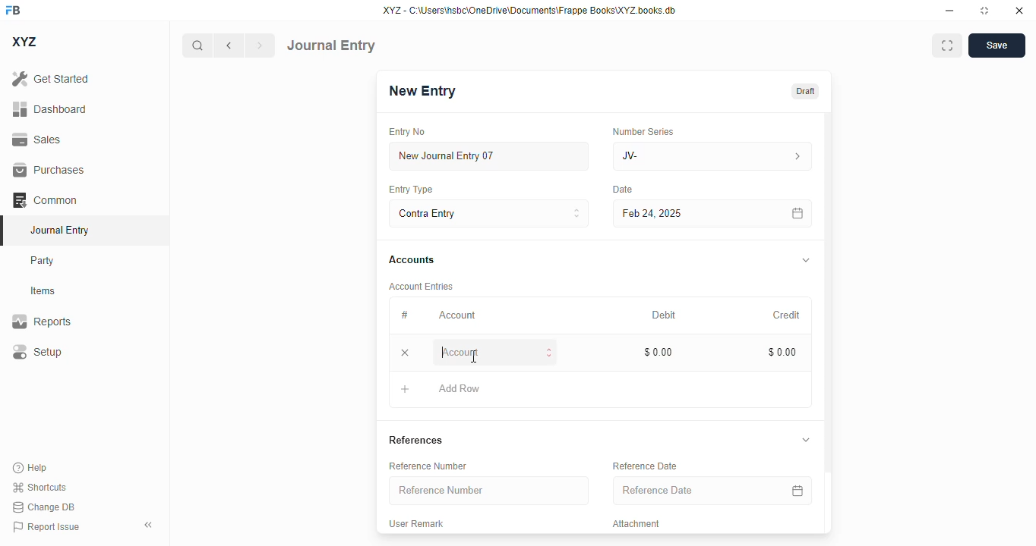 The height and width of the screenshot is (546, 1036). Describe the element at coordinates (412, 190) in the screenshot. I see `entry type` at that location.